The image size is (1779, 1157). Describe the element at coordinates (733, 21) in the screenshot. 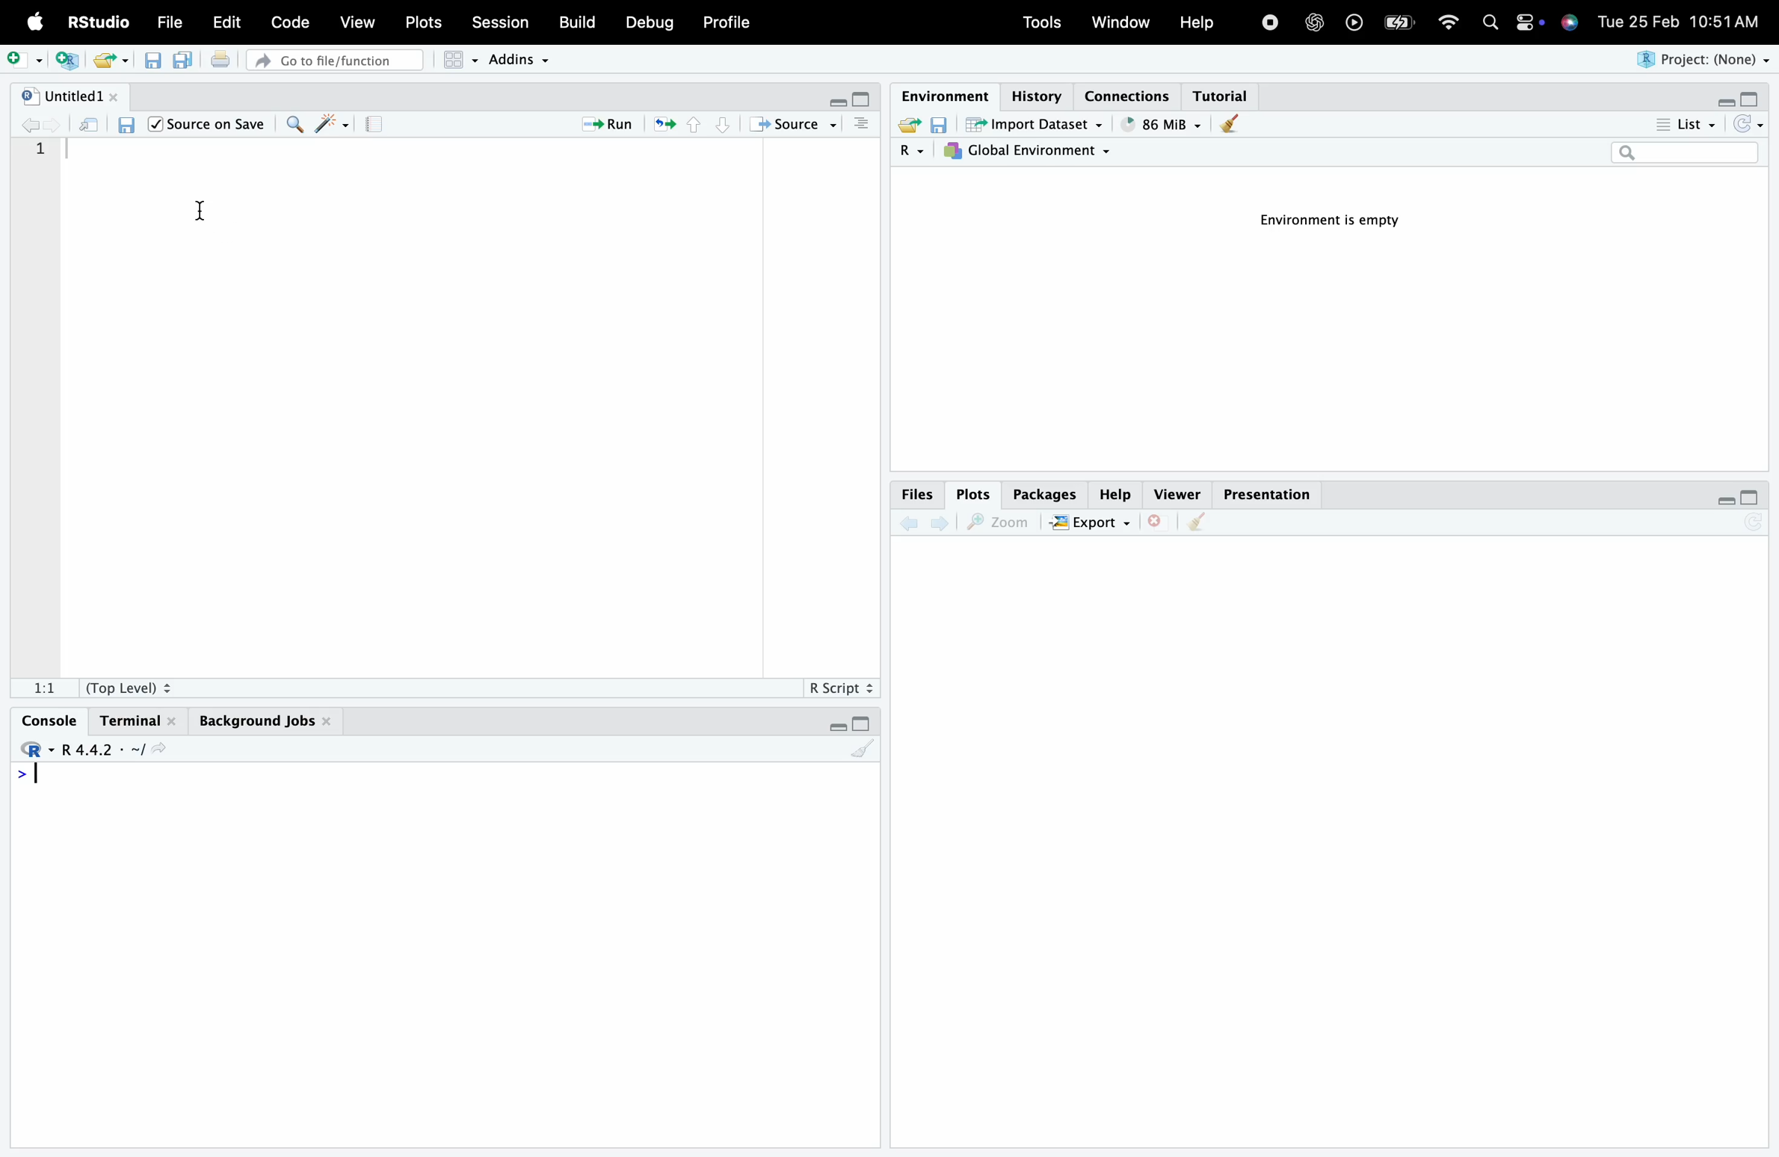

I see `Profile` at that location.